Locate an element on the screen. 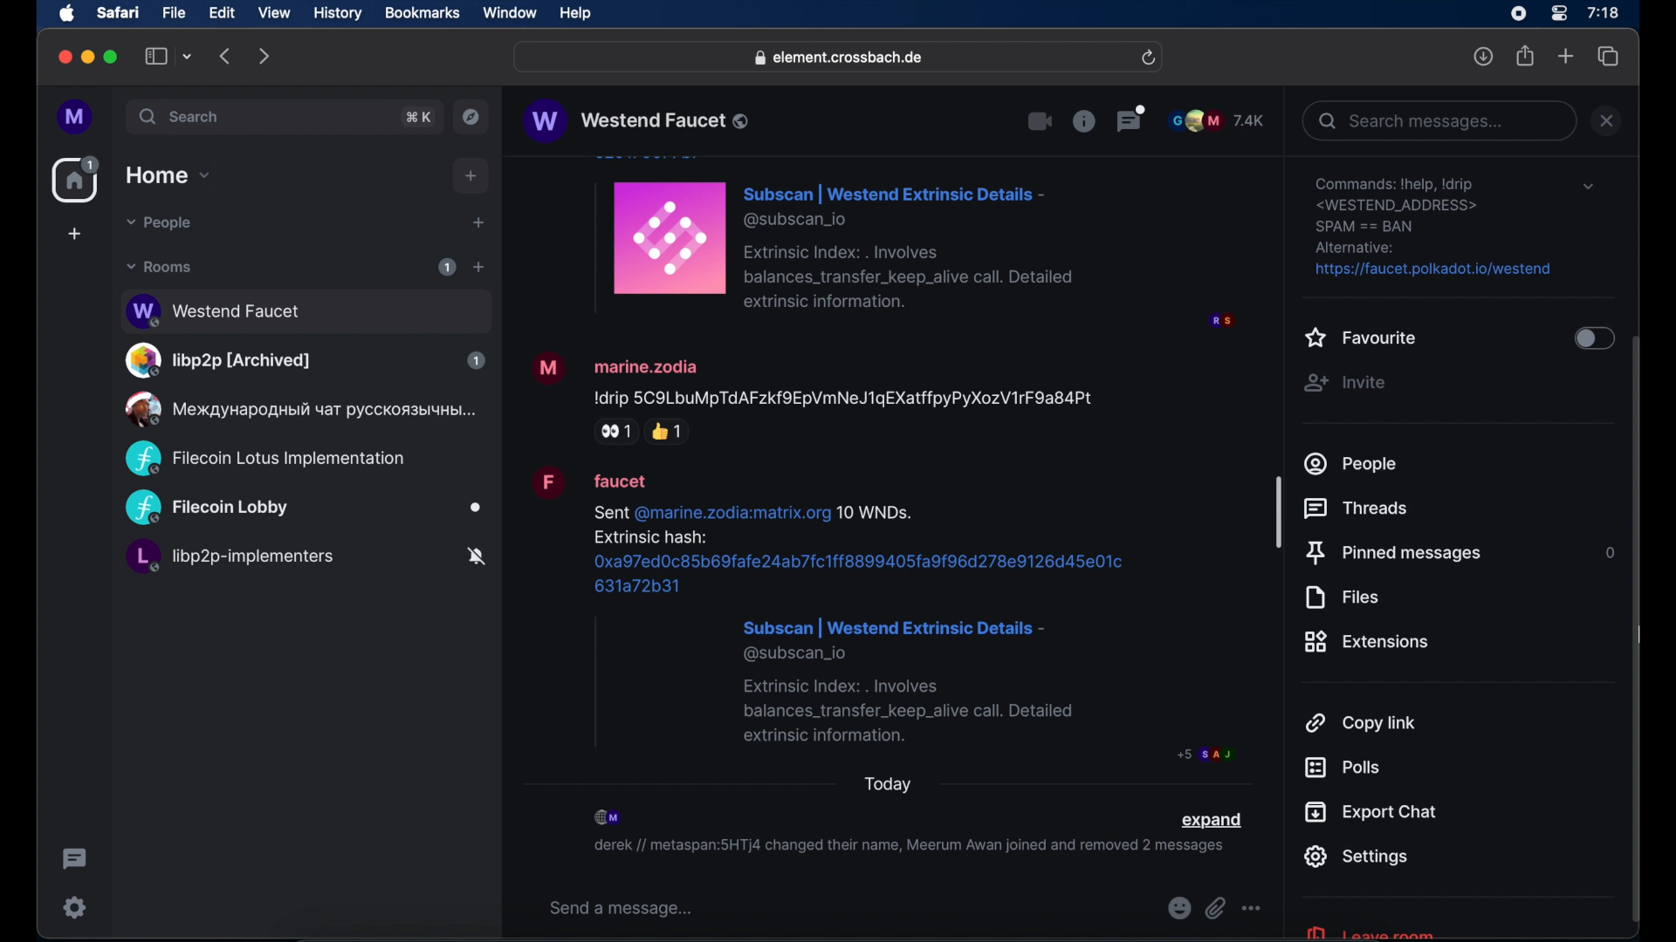 The height and width of the screenshot is (942, 1676). 0 is located at coordinates (1607, 552).